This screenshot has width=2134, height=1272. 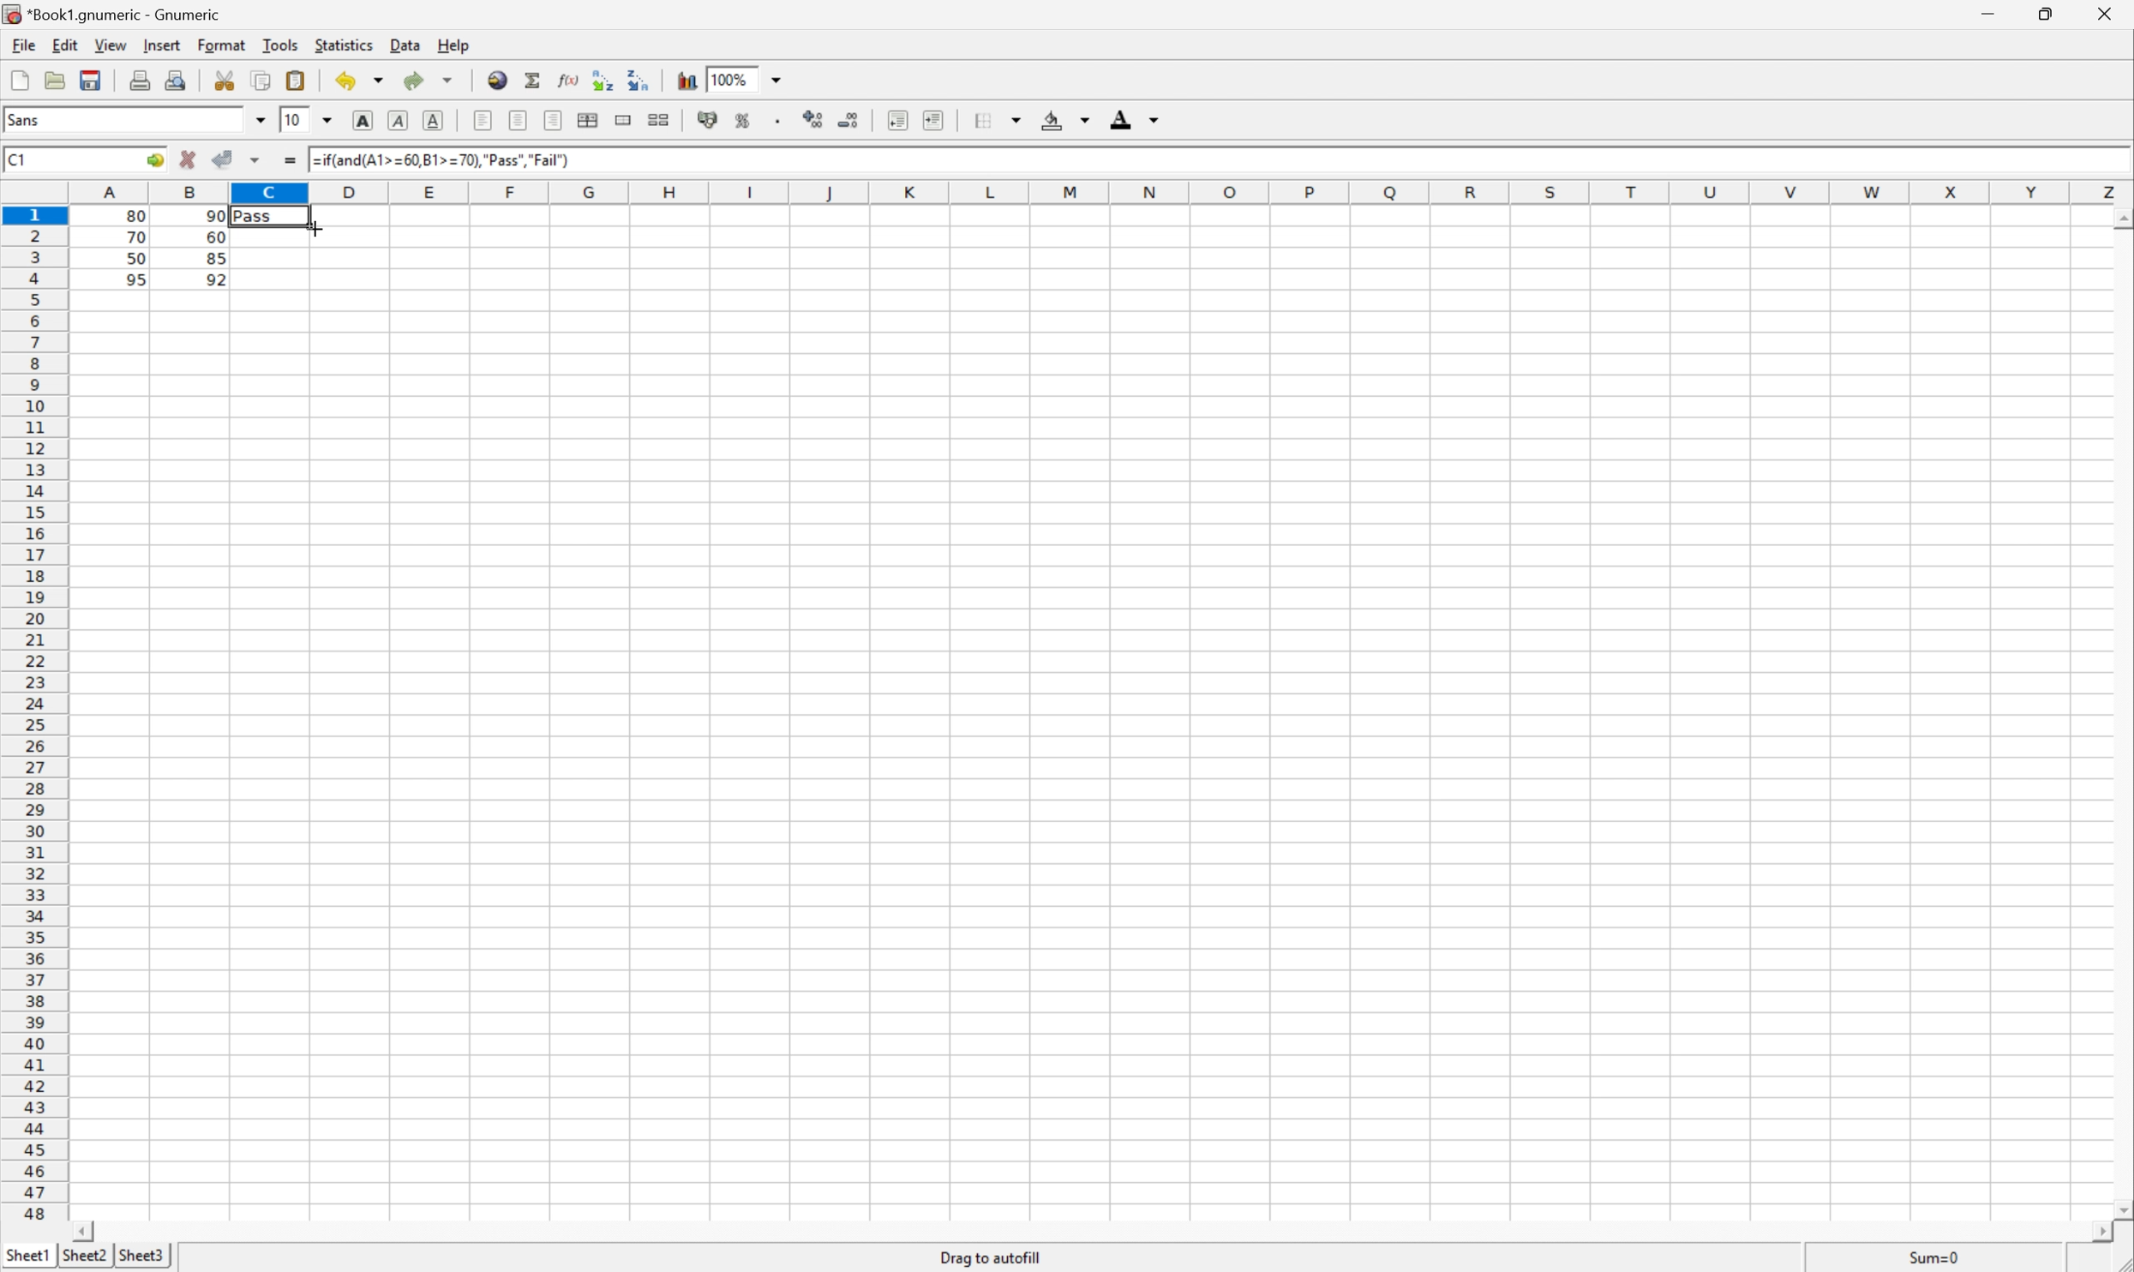 I want to click on Accept changes, so click(x=220, y=159).